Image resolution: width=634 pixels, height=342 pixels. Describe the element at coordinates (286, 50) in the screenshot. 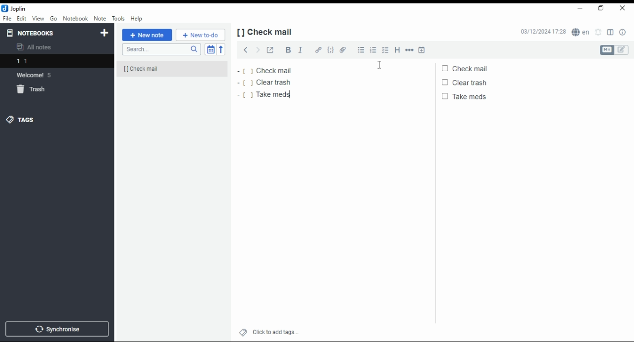

I see `bold` at that location.